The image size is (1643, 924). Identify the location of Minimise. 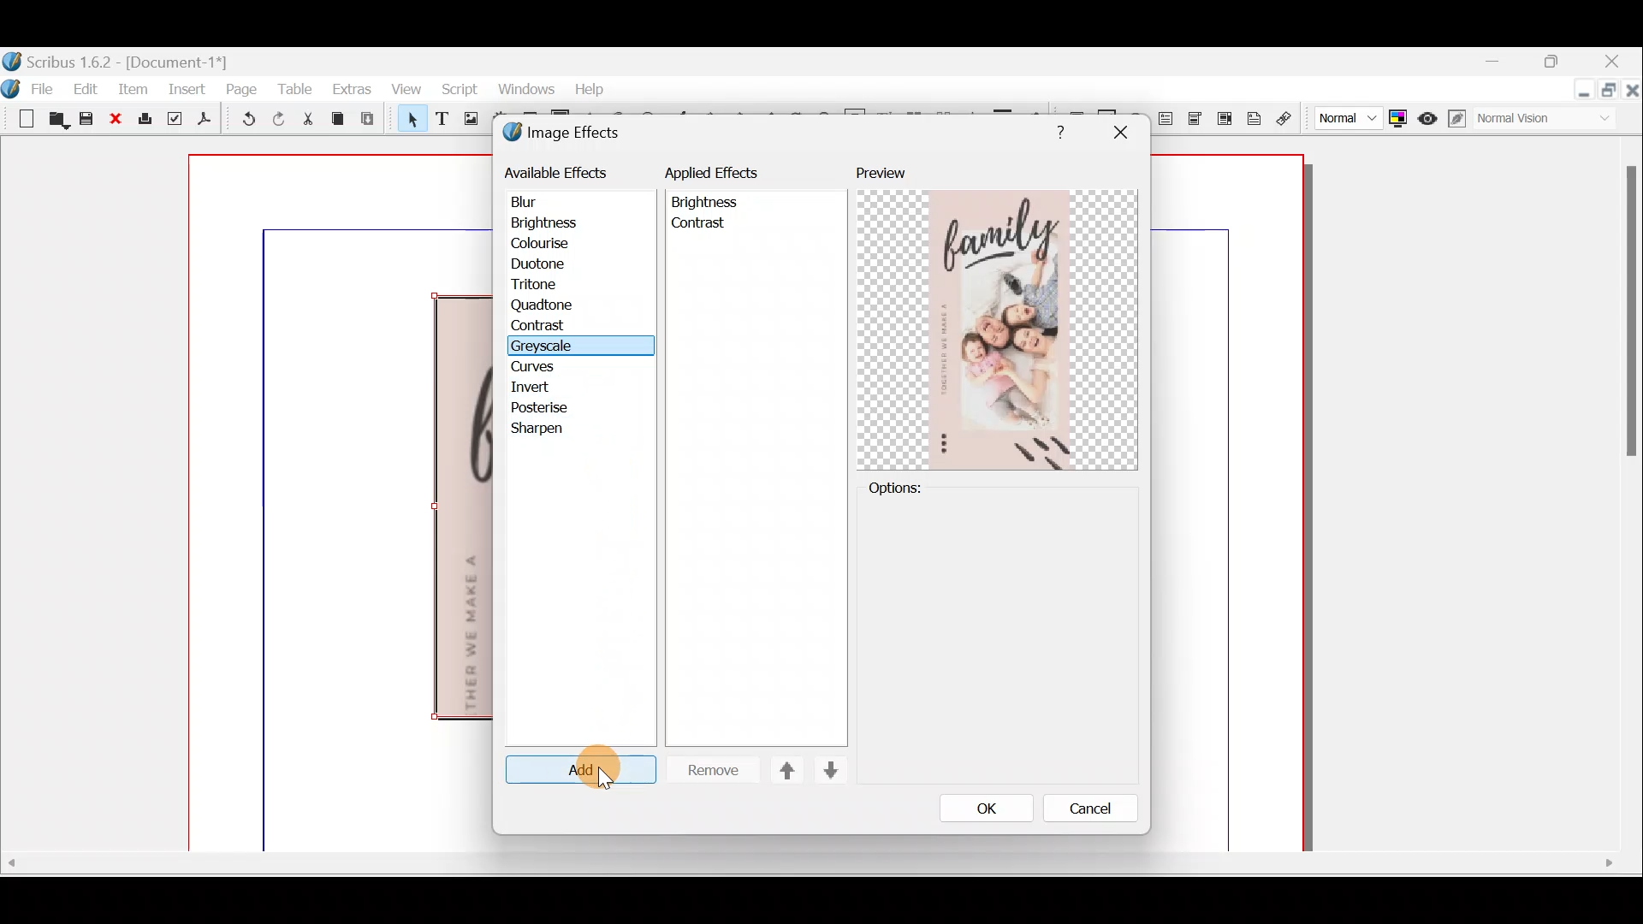
(1578, 91).